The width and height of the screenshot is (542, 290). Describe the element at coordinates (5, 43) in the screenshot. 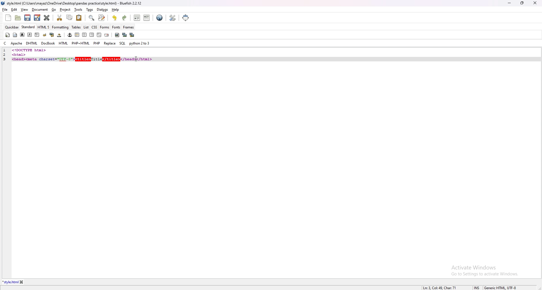

I see `c` at that location.